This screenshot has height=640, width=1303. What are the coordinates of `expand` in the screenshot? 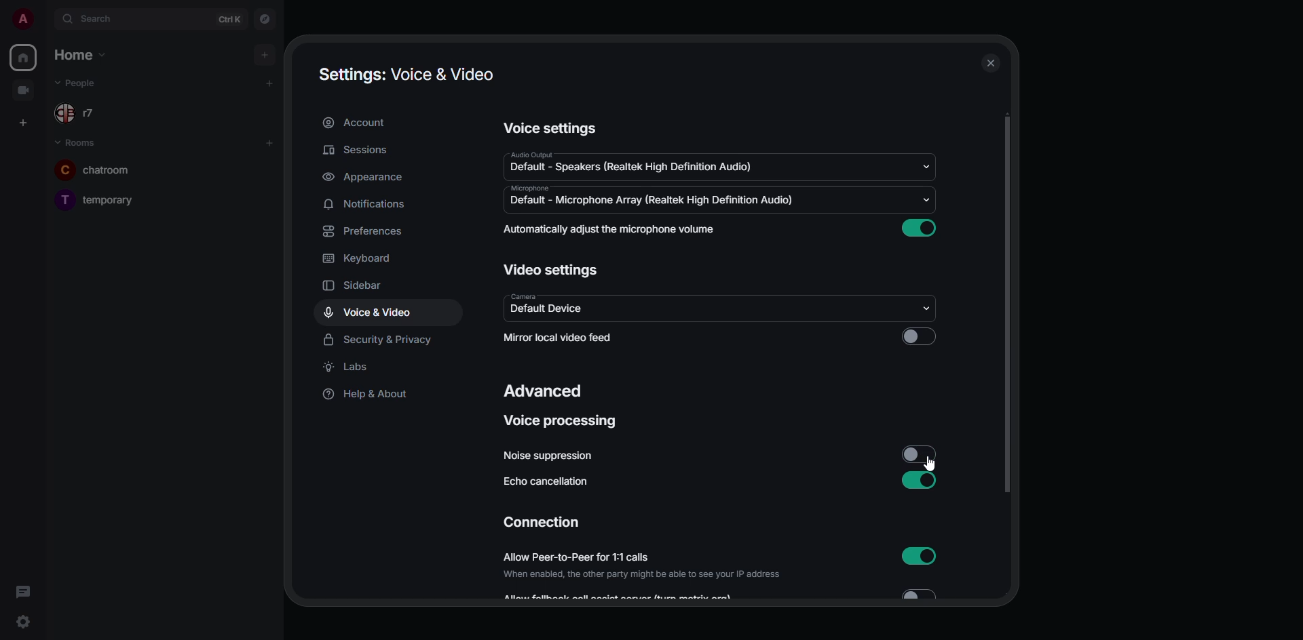 It's located at (48, 20).